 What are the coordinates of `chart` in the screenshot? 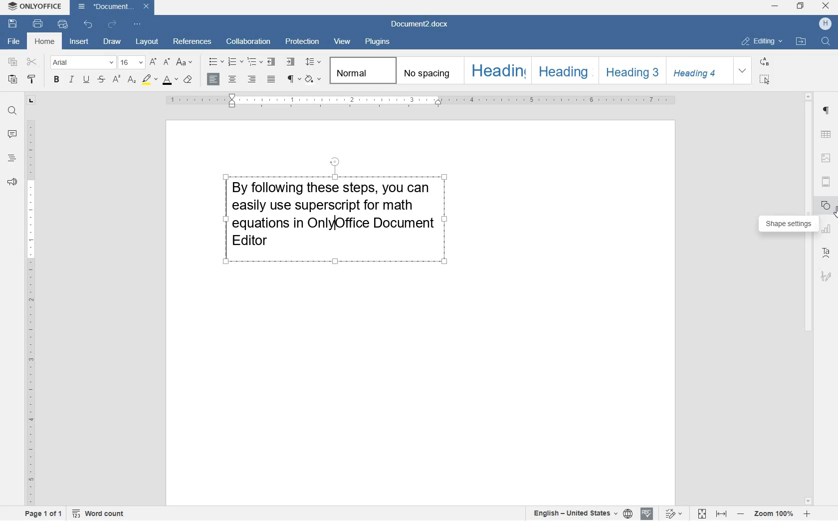 It's located at (826, 230).